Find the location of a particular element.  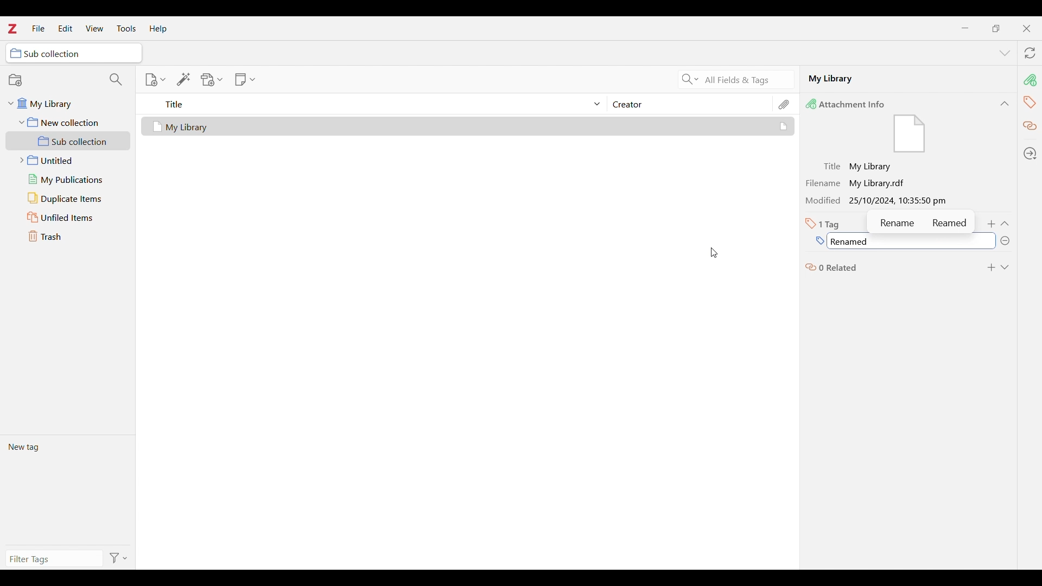

Show interface in a smaller tab is located at coordinates (996, 28).